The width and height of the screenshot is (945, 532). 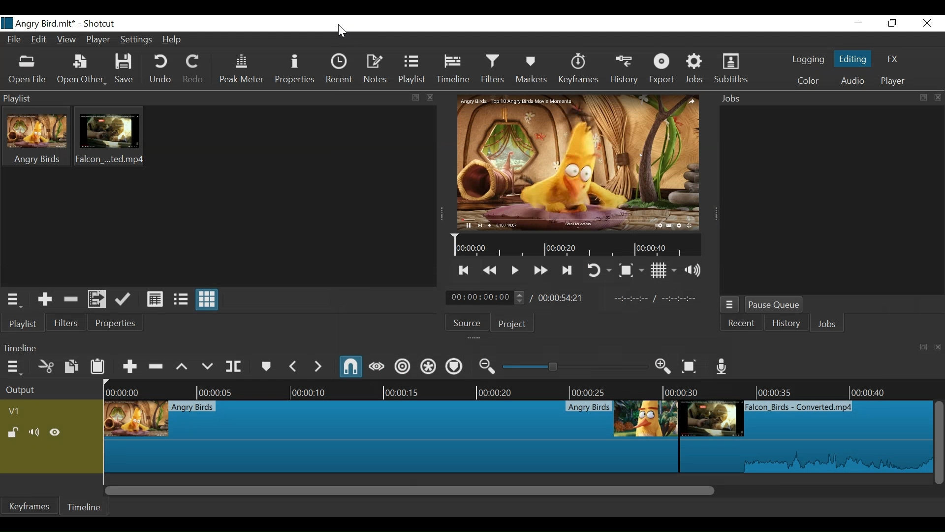 What do you see at coordinates (472, 348) in the screenshot?
I see `Timeline Panel` at bounding box center [472, 348].